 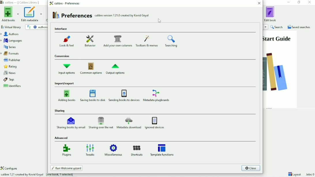 I want to click on Calibre Library, so click(x=21, y=3).